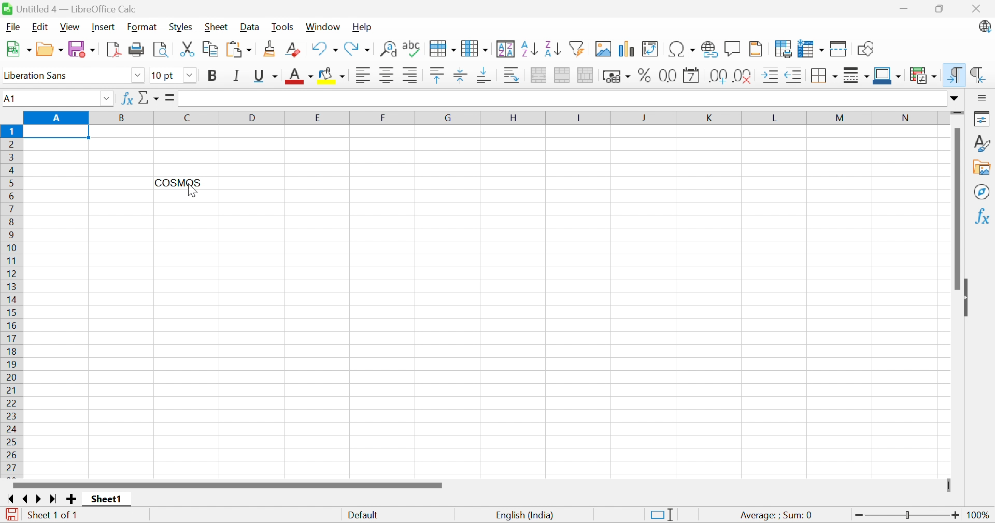  I want to click on Row, so click(440, 50).